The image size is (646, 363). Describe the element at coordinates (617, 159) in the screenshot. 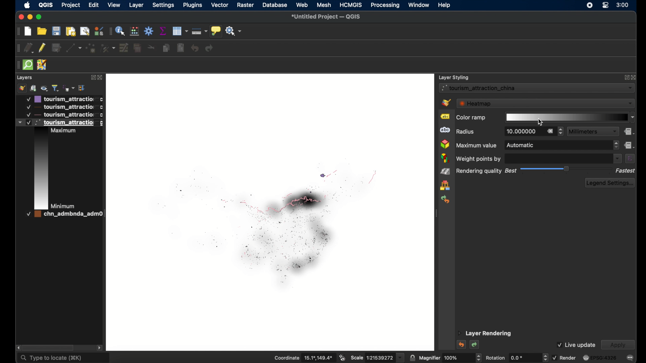

I see `dropdown menu` at that location.